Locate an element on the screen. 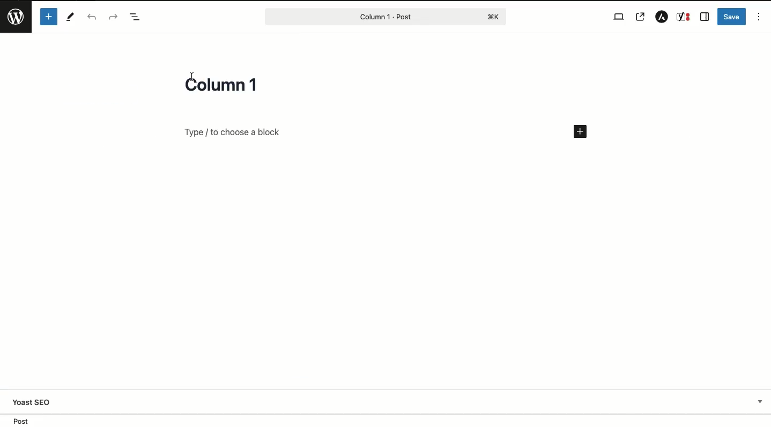 The image size is (771, 427). Title is located at coordinates (226, 83).